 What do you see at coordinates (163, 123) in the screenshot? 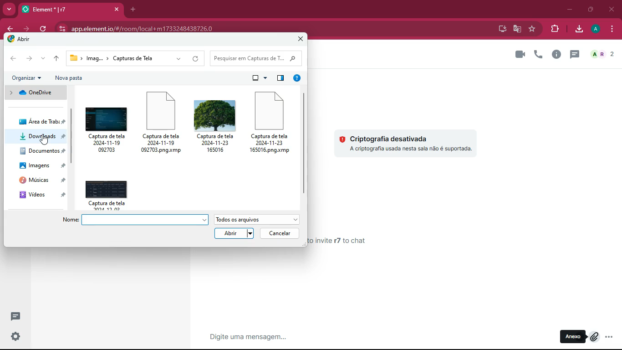
I see `captura de tela 2024-11-19 092703.png.xmp` at bounding box center [163, 123].